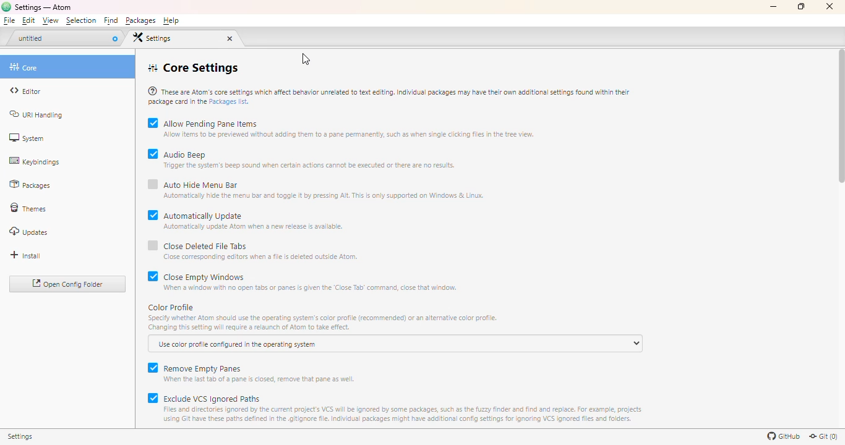 Image resolution: width=845 pixels, height=445 pixels. What do you see at coordinates (152, 189) in the screenshot?
I see `checkbox` at bounding box center [152, 189].